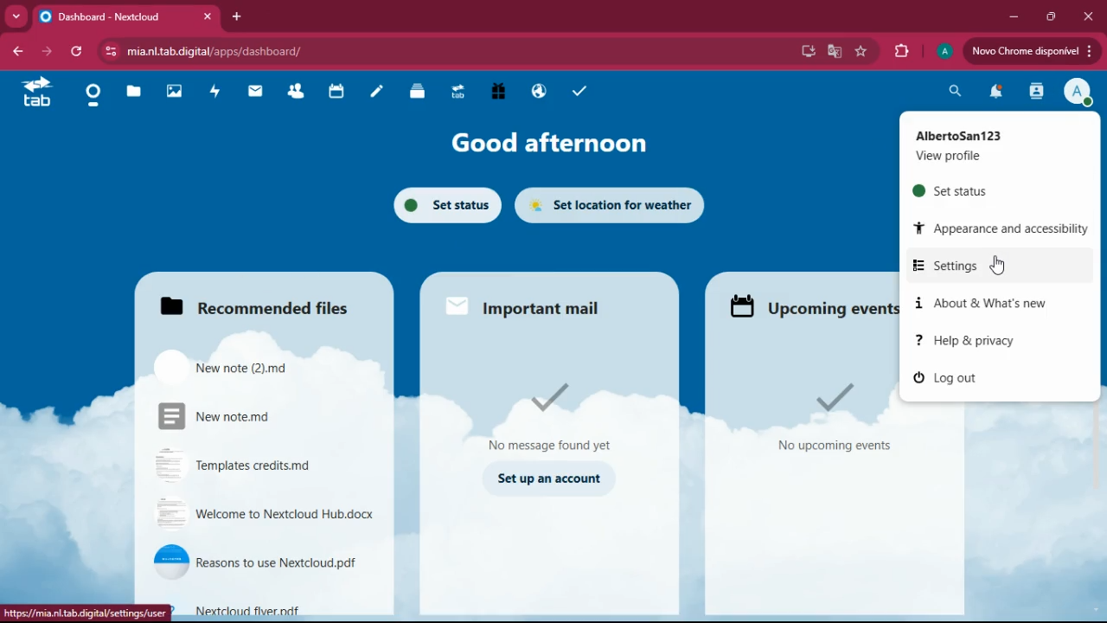 This screenshot has width=1107, height=623. Describe the element at coordinates (948, 157) in the screenshot. I see `profile` at that location.